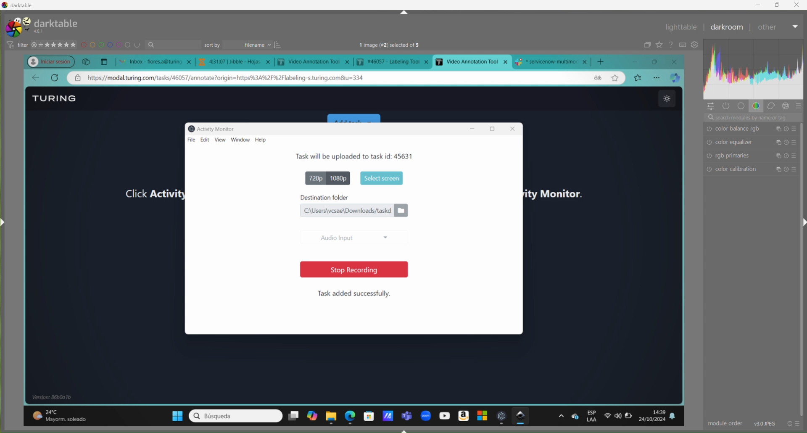 The image size is (807, 433). What do you see at coordinates (35, 78) in the screenshot?
I see `go back` at bounding box center [35, 78].